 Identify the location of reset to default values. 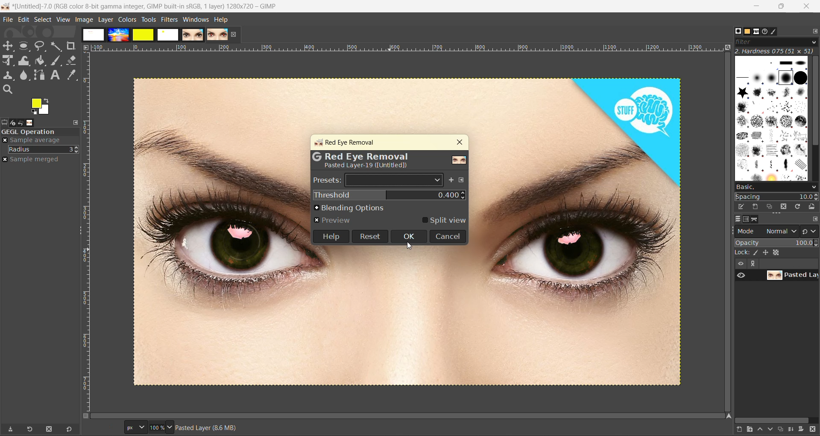
(71, 430).